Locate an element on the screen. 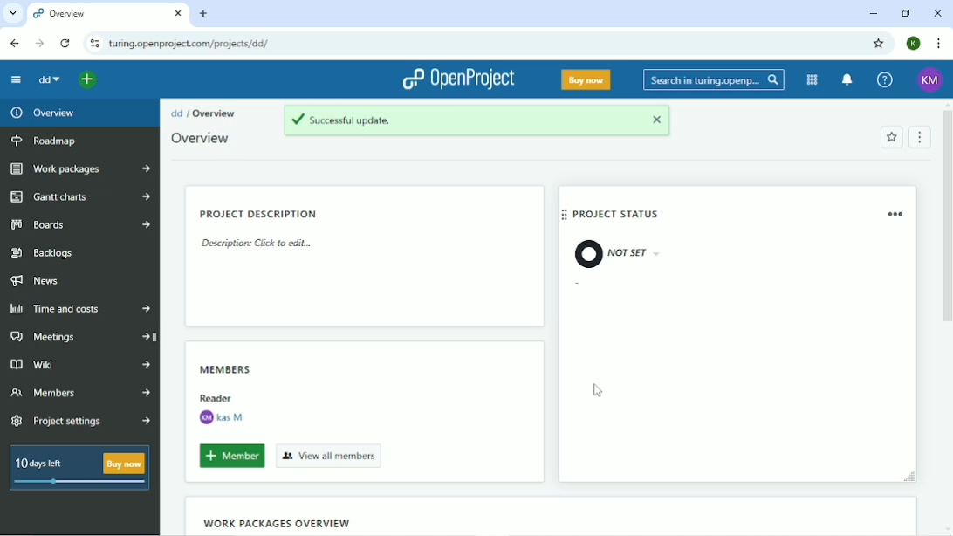 The width and height of the screenshot is (953, 536). Account is located at coordinates (929, 80).